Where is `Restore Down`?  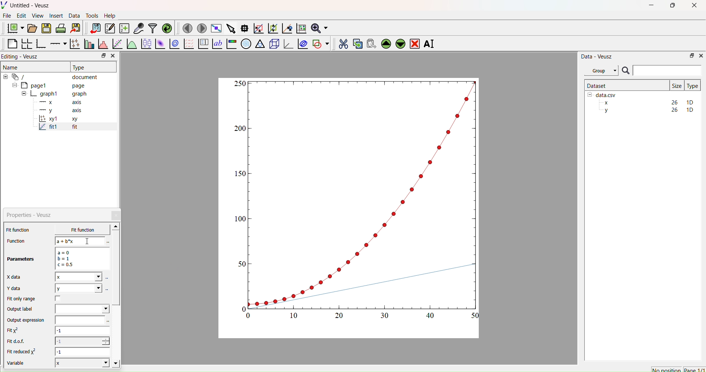 Restore Down is located at coordinates (671, 6).